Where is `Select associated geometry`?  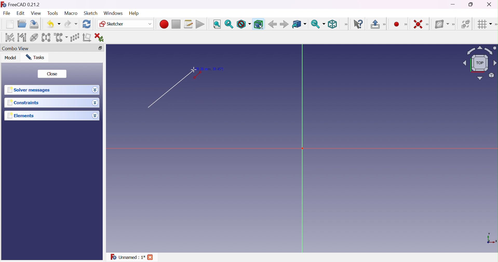
Select associated geometry is located at coordinates (22, 37).